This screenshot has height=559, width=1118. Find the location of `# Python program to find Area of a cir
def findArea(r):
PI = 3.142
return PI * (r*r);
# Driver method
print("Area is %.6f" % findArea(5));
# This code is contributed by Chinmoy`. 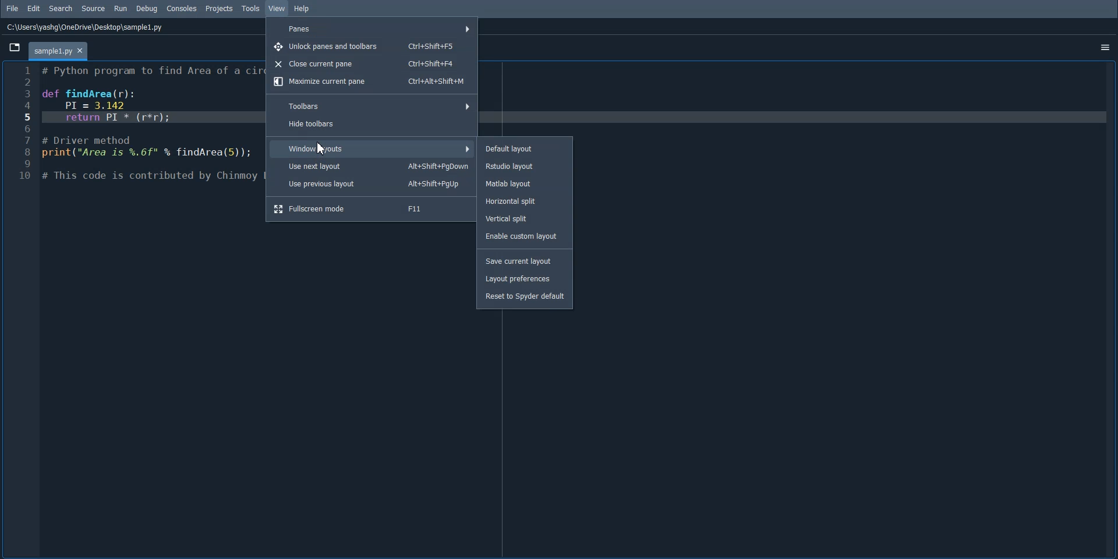

# Python program to find Area of a cir
def findArea(r):
PI = 3.142
return PI * (r*r);
# Driver method
print("Area is %.6f" % findArea(5));
# This code is contributed by Chinmoy is located at coordinates (154, 125).